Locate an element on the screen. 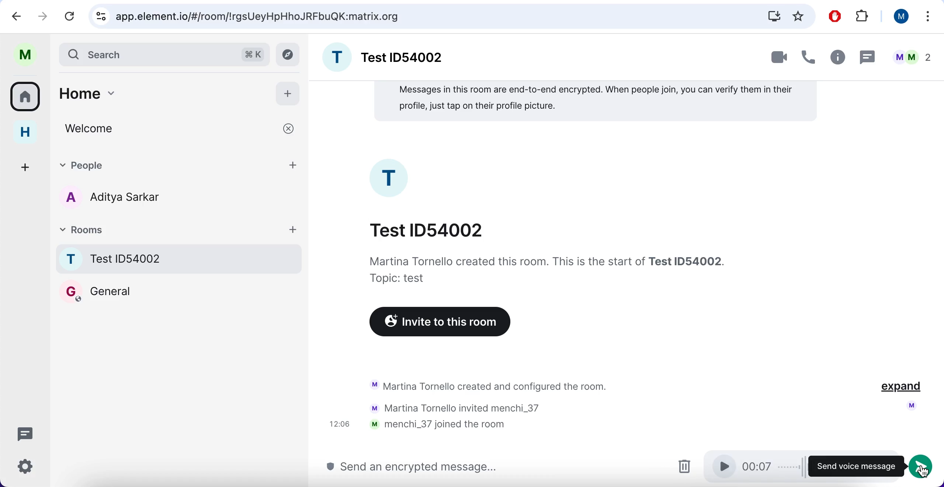 This screenshot has width=944, height=487. reload current page is located at coordinates (71, 17).